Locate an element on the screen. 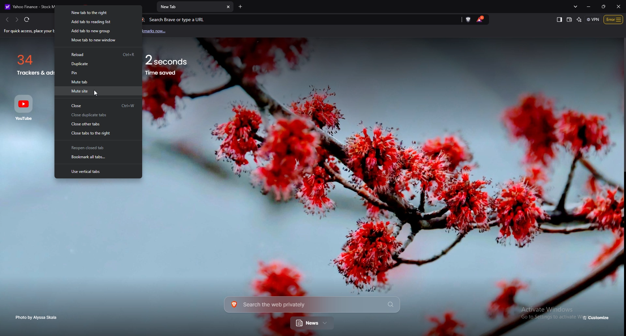  add tab to reading list is located at coordinates (98, 22).